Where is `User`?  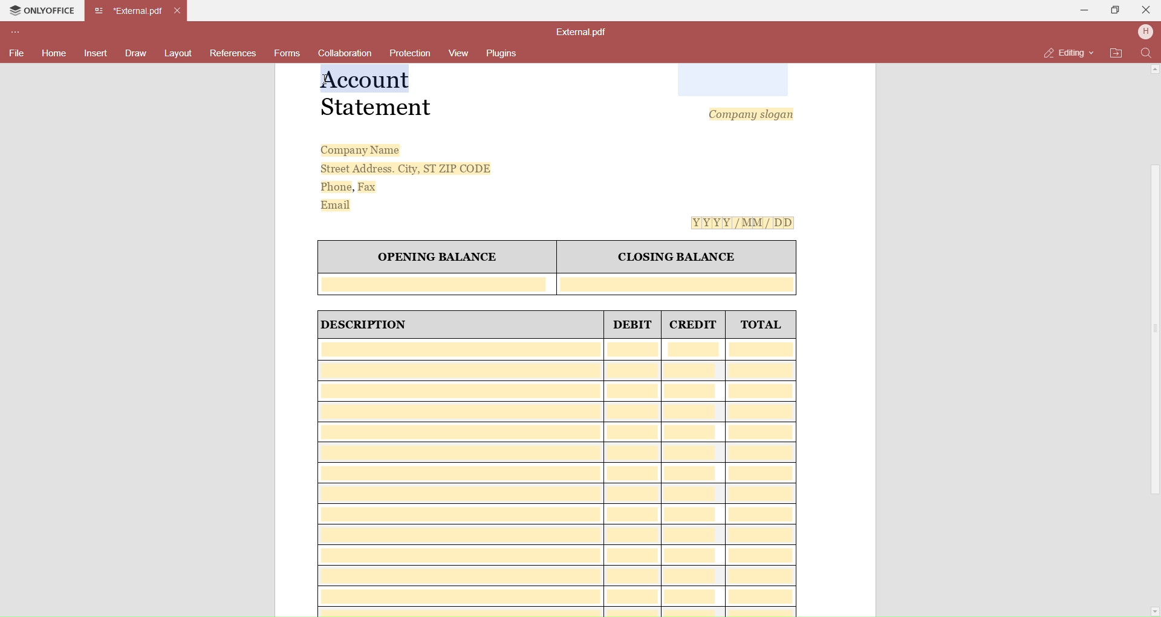 User is located at coordinates (1145, 33).